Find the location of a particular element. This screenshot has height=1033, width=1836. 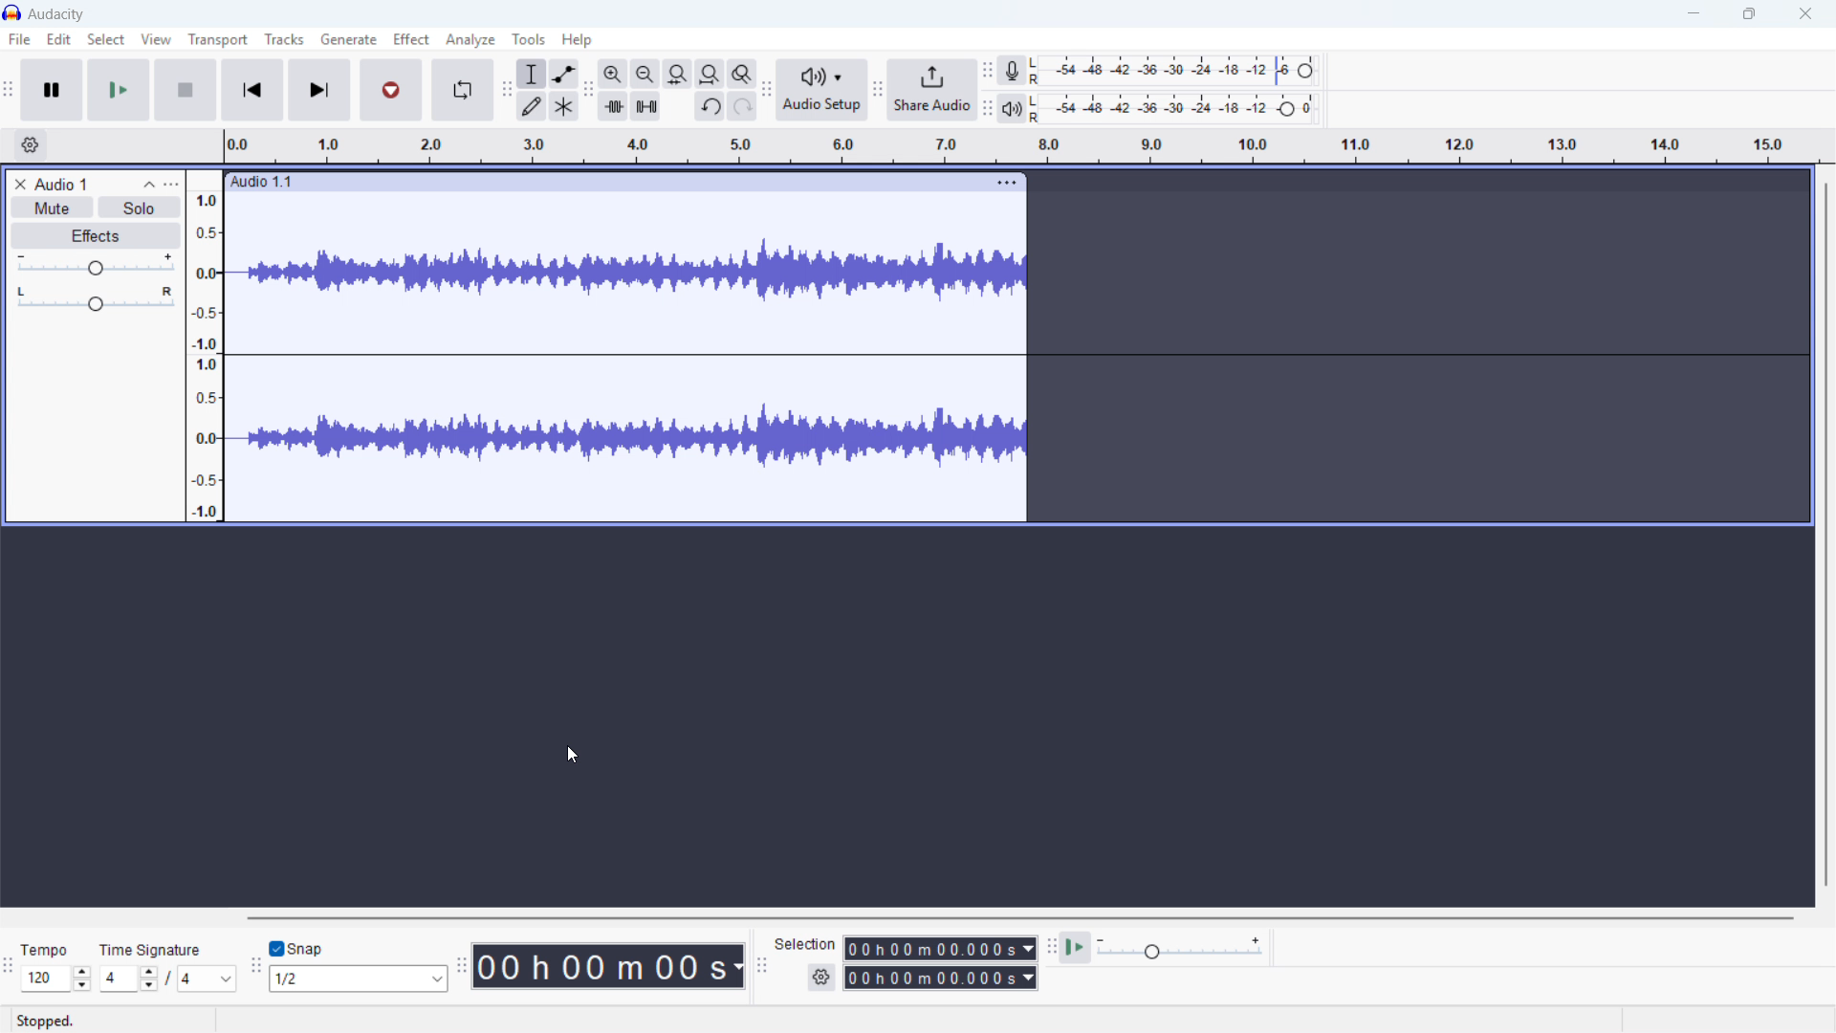

Click to drag is located at coordinates (593, 183).